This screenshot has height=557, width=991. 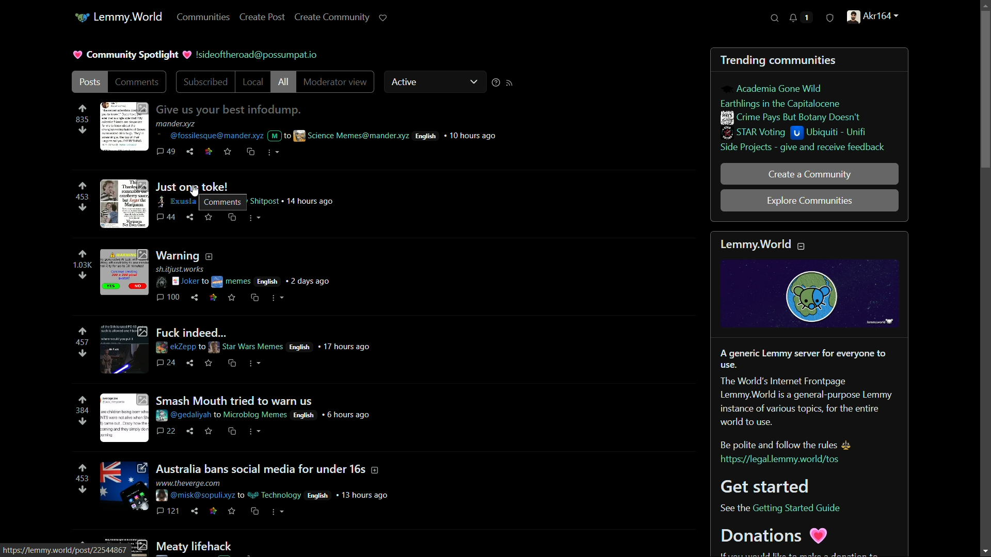 I want to click on ♡community spotlight♡, so click(x=130, y=55).